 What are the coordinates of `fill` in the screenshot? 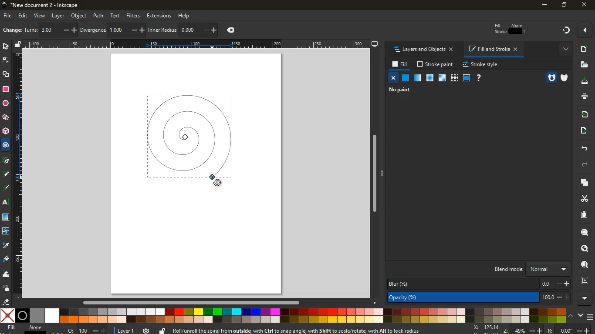 It's located at (400, 64).